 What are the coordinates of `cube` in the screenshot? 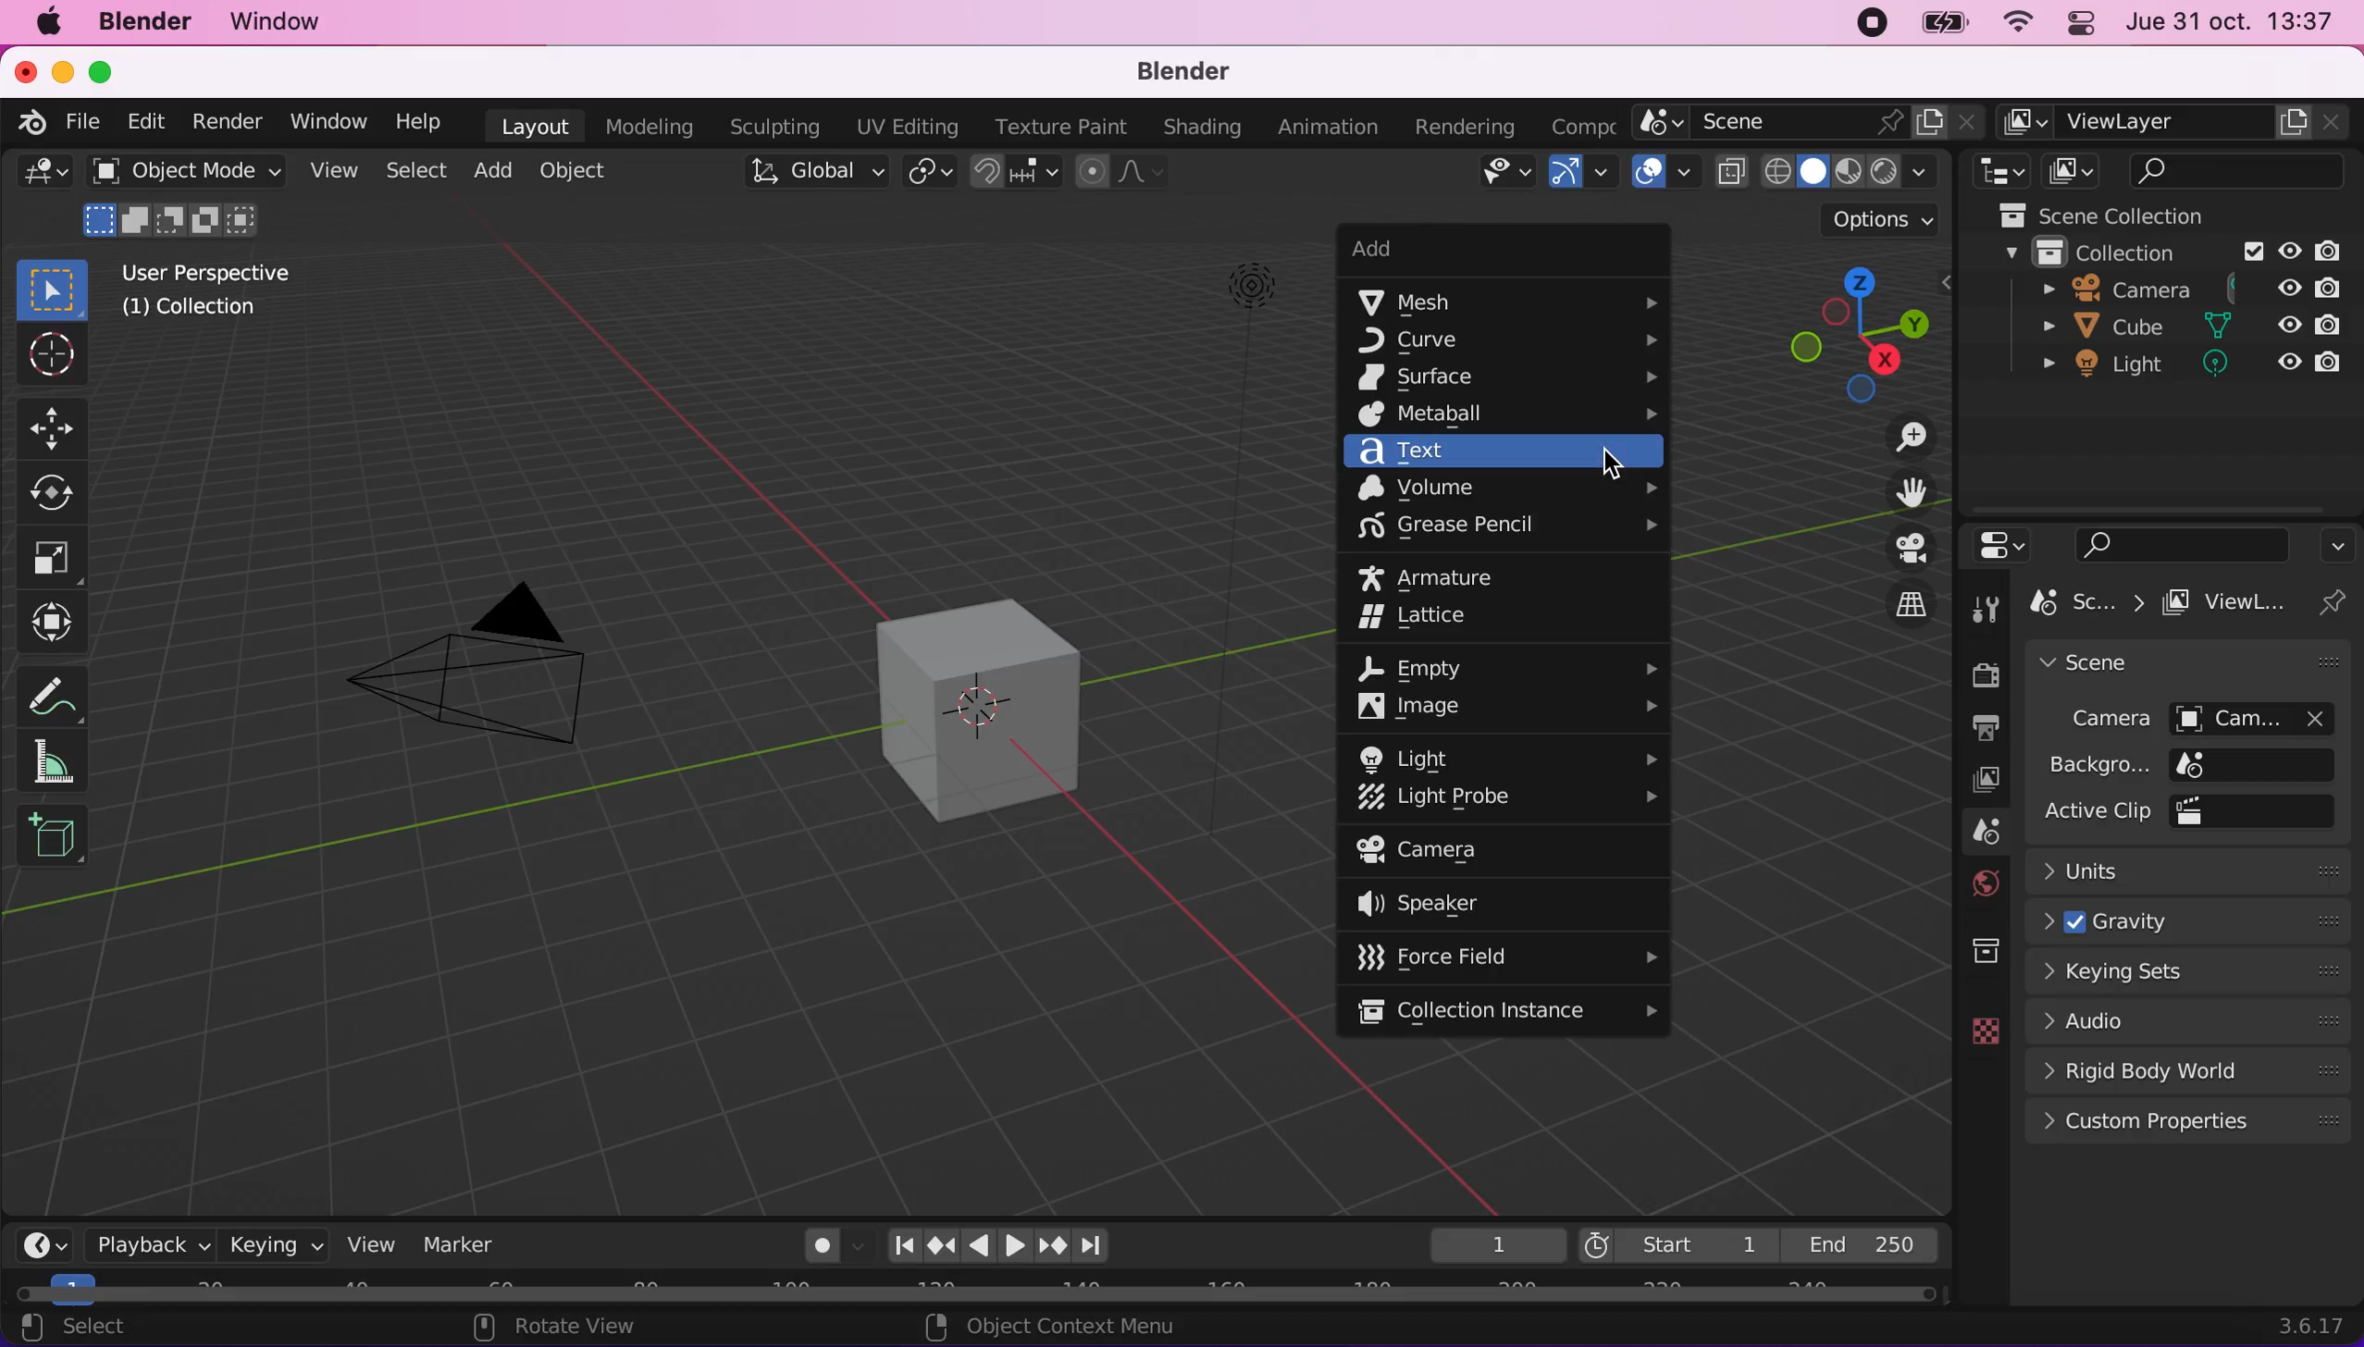 It's located at (968, 706).